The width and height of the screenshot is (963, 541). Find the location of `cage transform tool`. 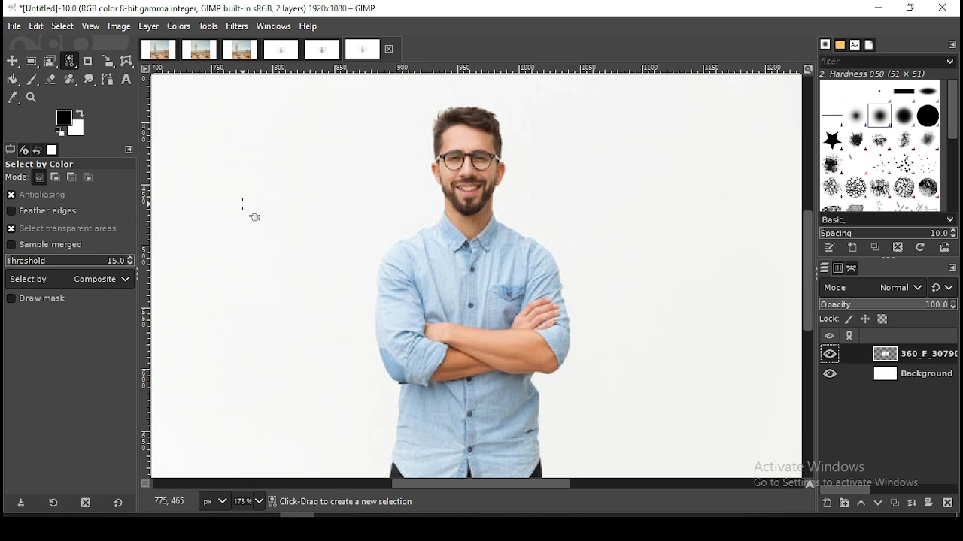

cage transform tool is located at coordinates (128, 61).